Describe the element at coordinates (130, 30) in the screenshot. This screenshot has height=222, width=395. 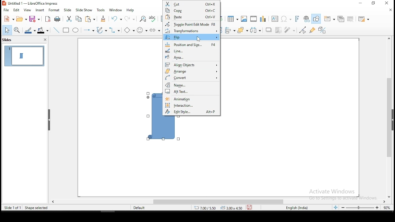
I see `basic shapes` at that location.